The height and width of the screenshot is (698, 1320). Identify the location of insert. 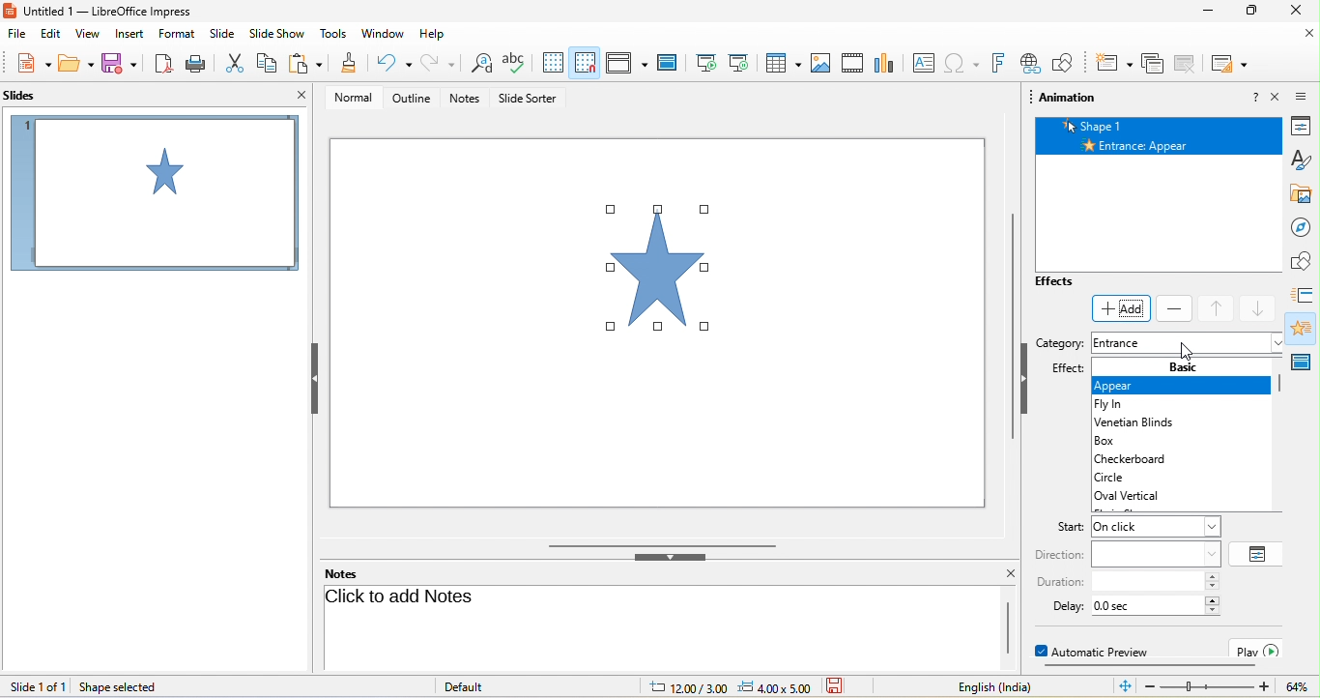
(128, 35).